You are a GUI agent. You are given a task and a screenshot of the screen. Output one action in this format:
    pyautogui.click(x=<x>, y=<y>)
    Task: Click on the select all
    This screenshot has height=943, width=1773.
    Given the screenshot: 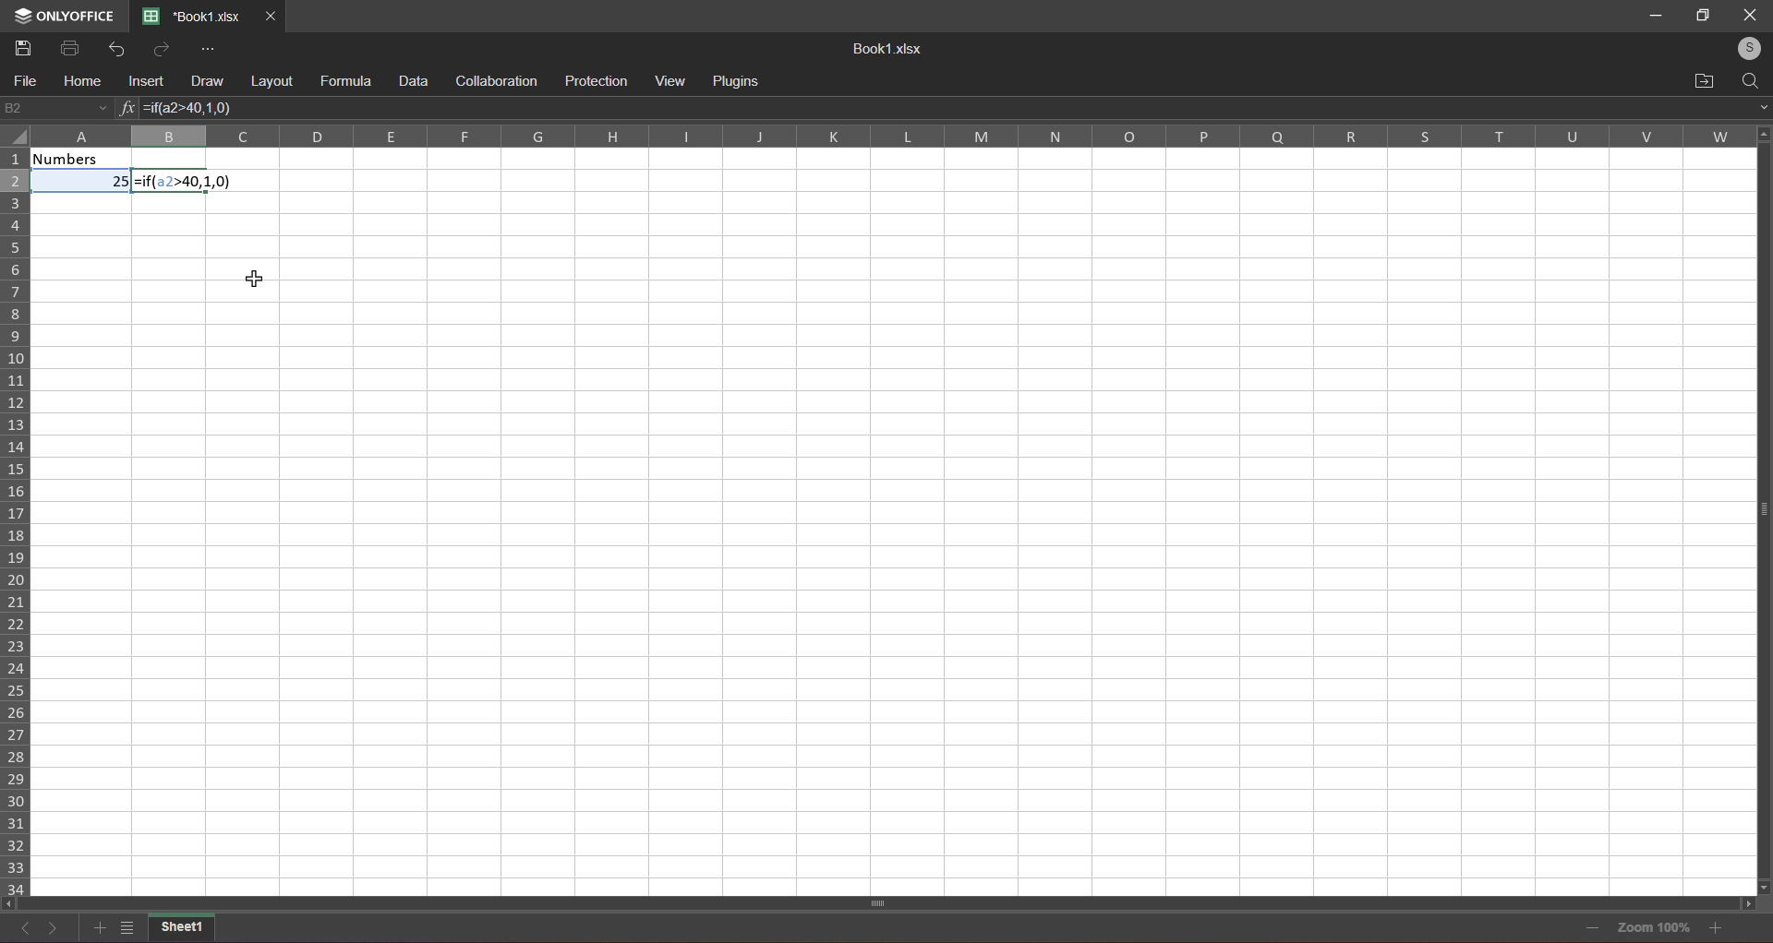 What is the action you would take?
    pyautogui.click(x=17, y=141)
    